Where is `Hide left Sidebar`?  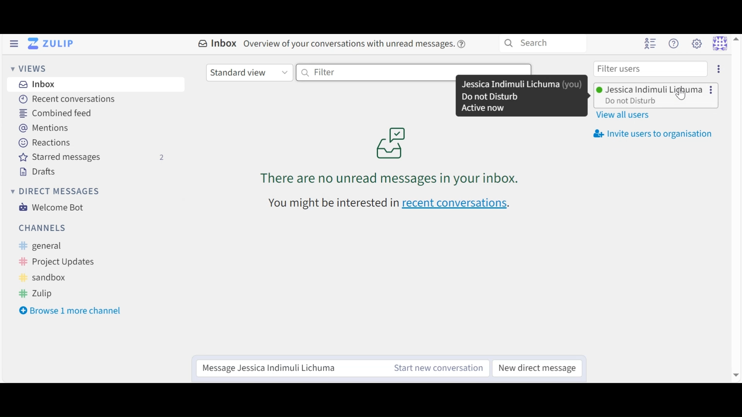
Hide left Sidebar is located at coordinates (14, 44).